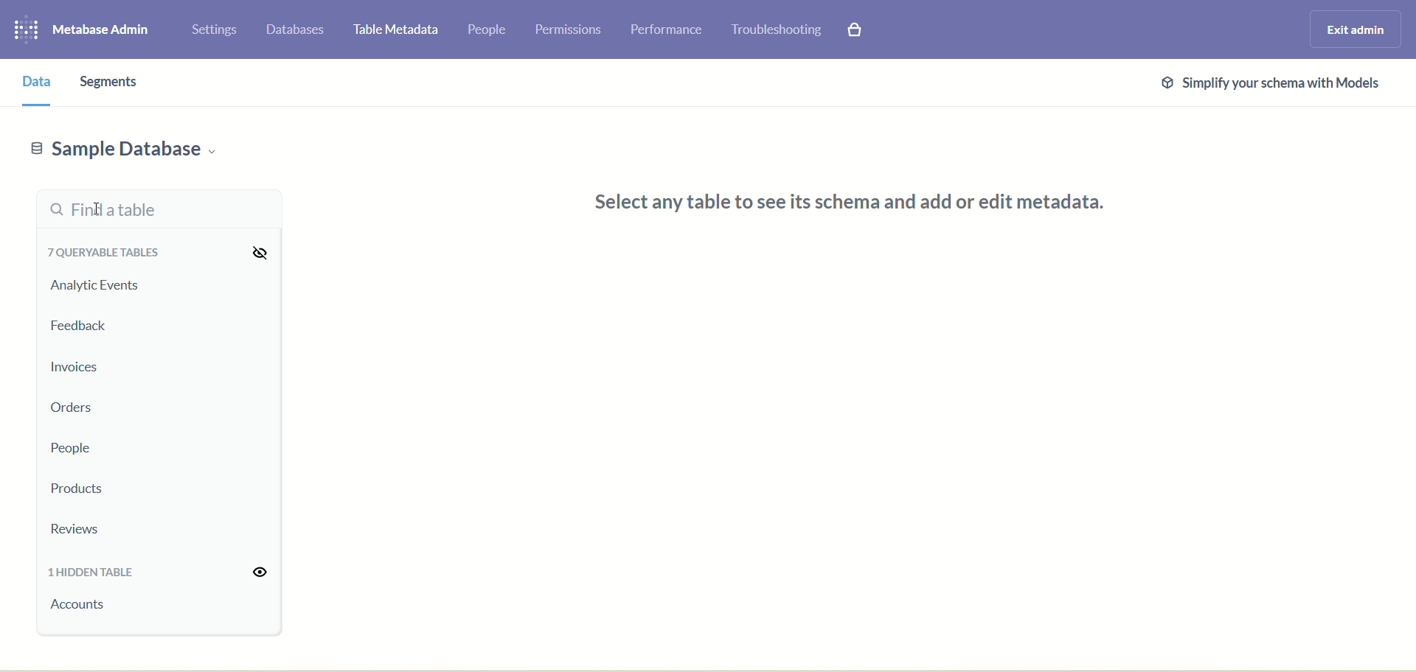  I want to click on invoices, so click(74, 371).